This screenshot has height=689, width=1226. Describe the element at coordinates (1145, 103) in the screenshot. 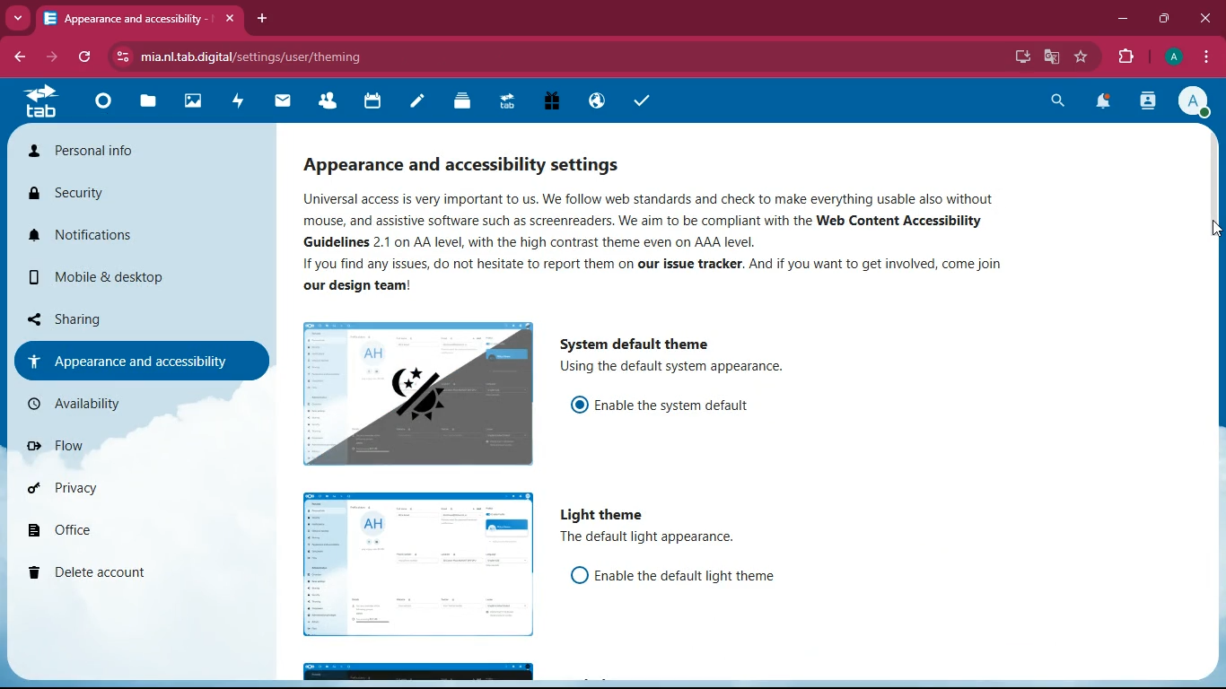

I see `activity` at that location.